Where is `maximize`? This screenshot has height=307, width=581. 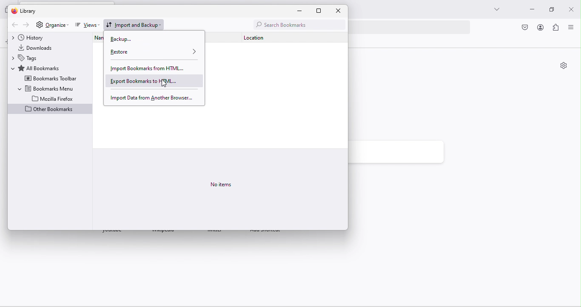 maximize is located at coordinates (323, 11).